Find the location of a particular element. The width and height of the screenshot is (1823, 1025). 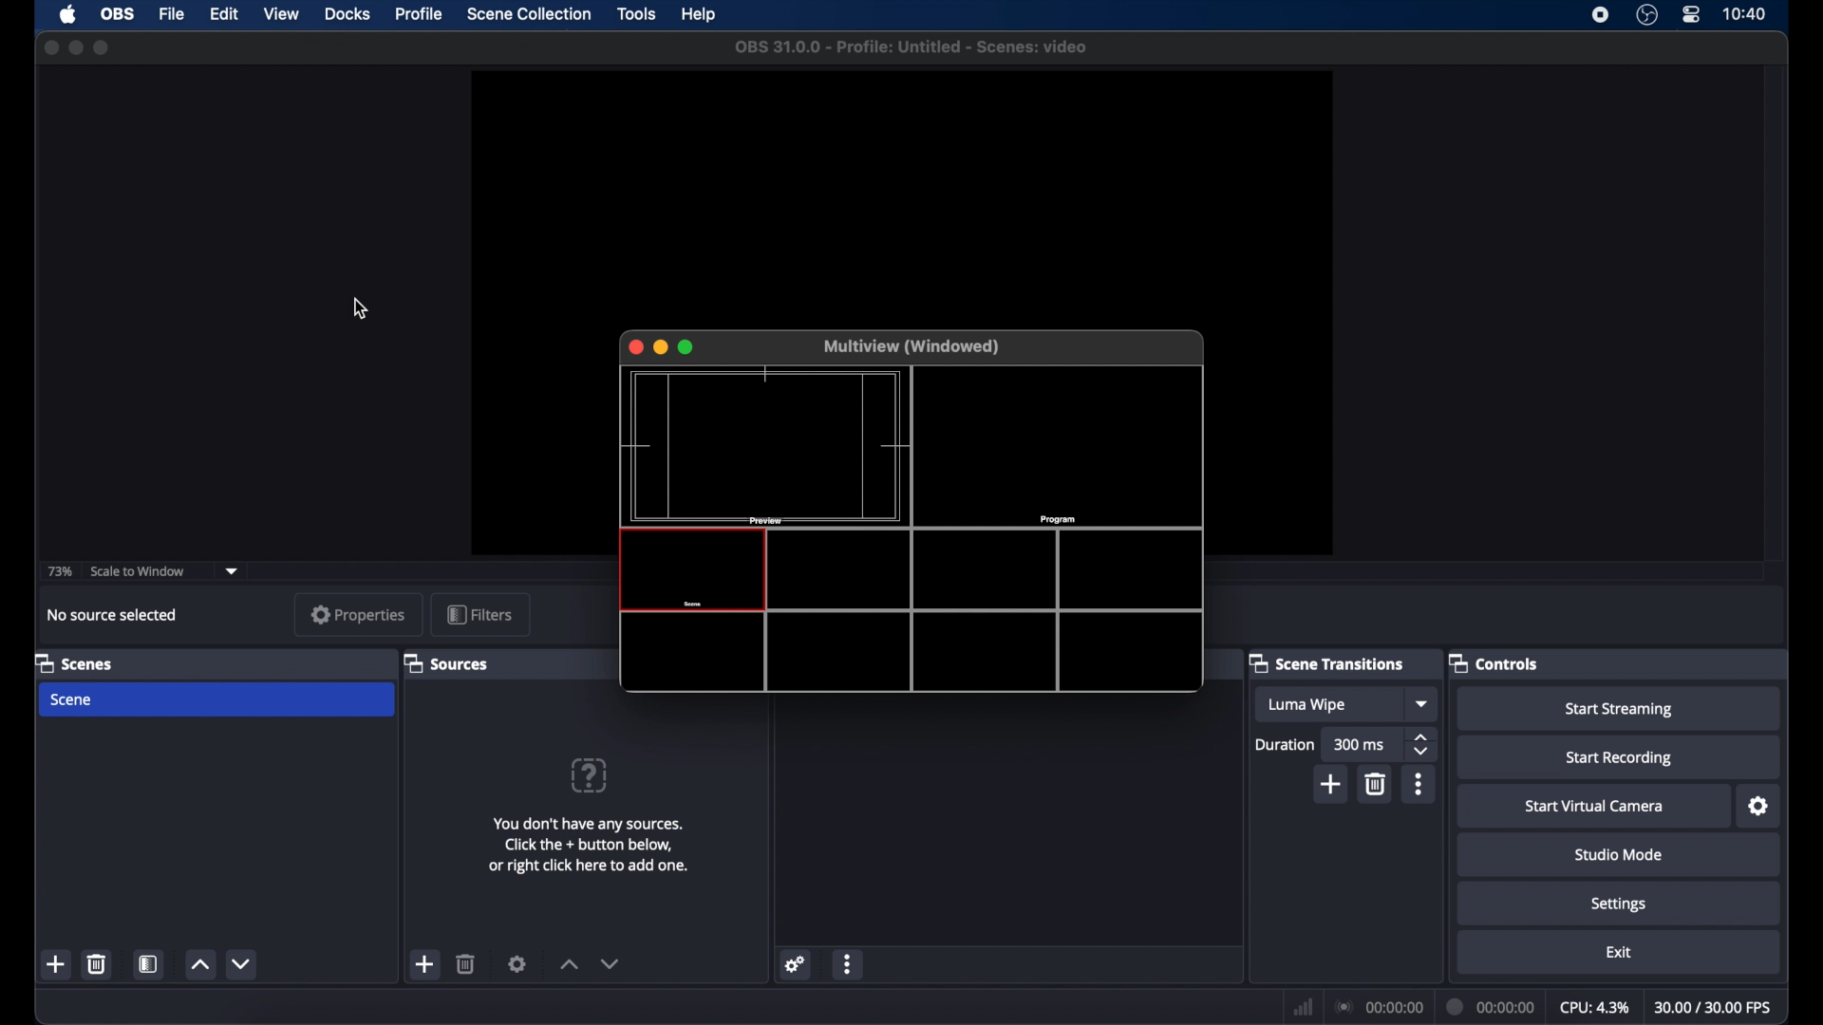

300 ms is located at coordinates (1362, 744).